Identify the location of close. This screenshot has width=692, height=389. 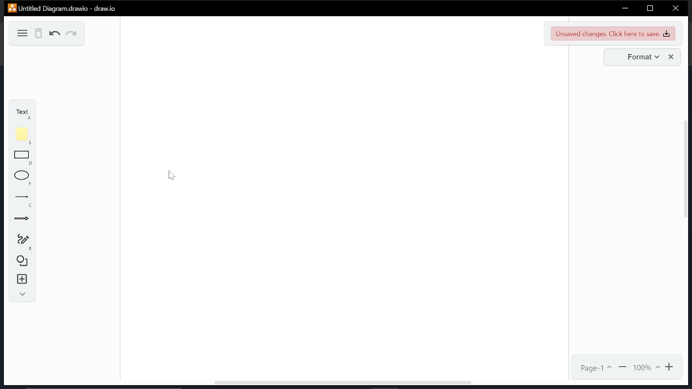
(671, 57).